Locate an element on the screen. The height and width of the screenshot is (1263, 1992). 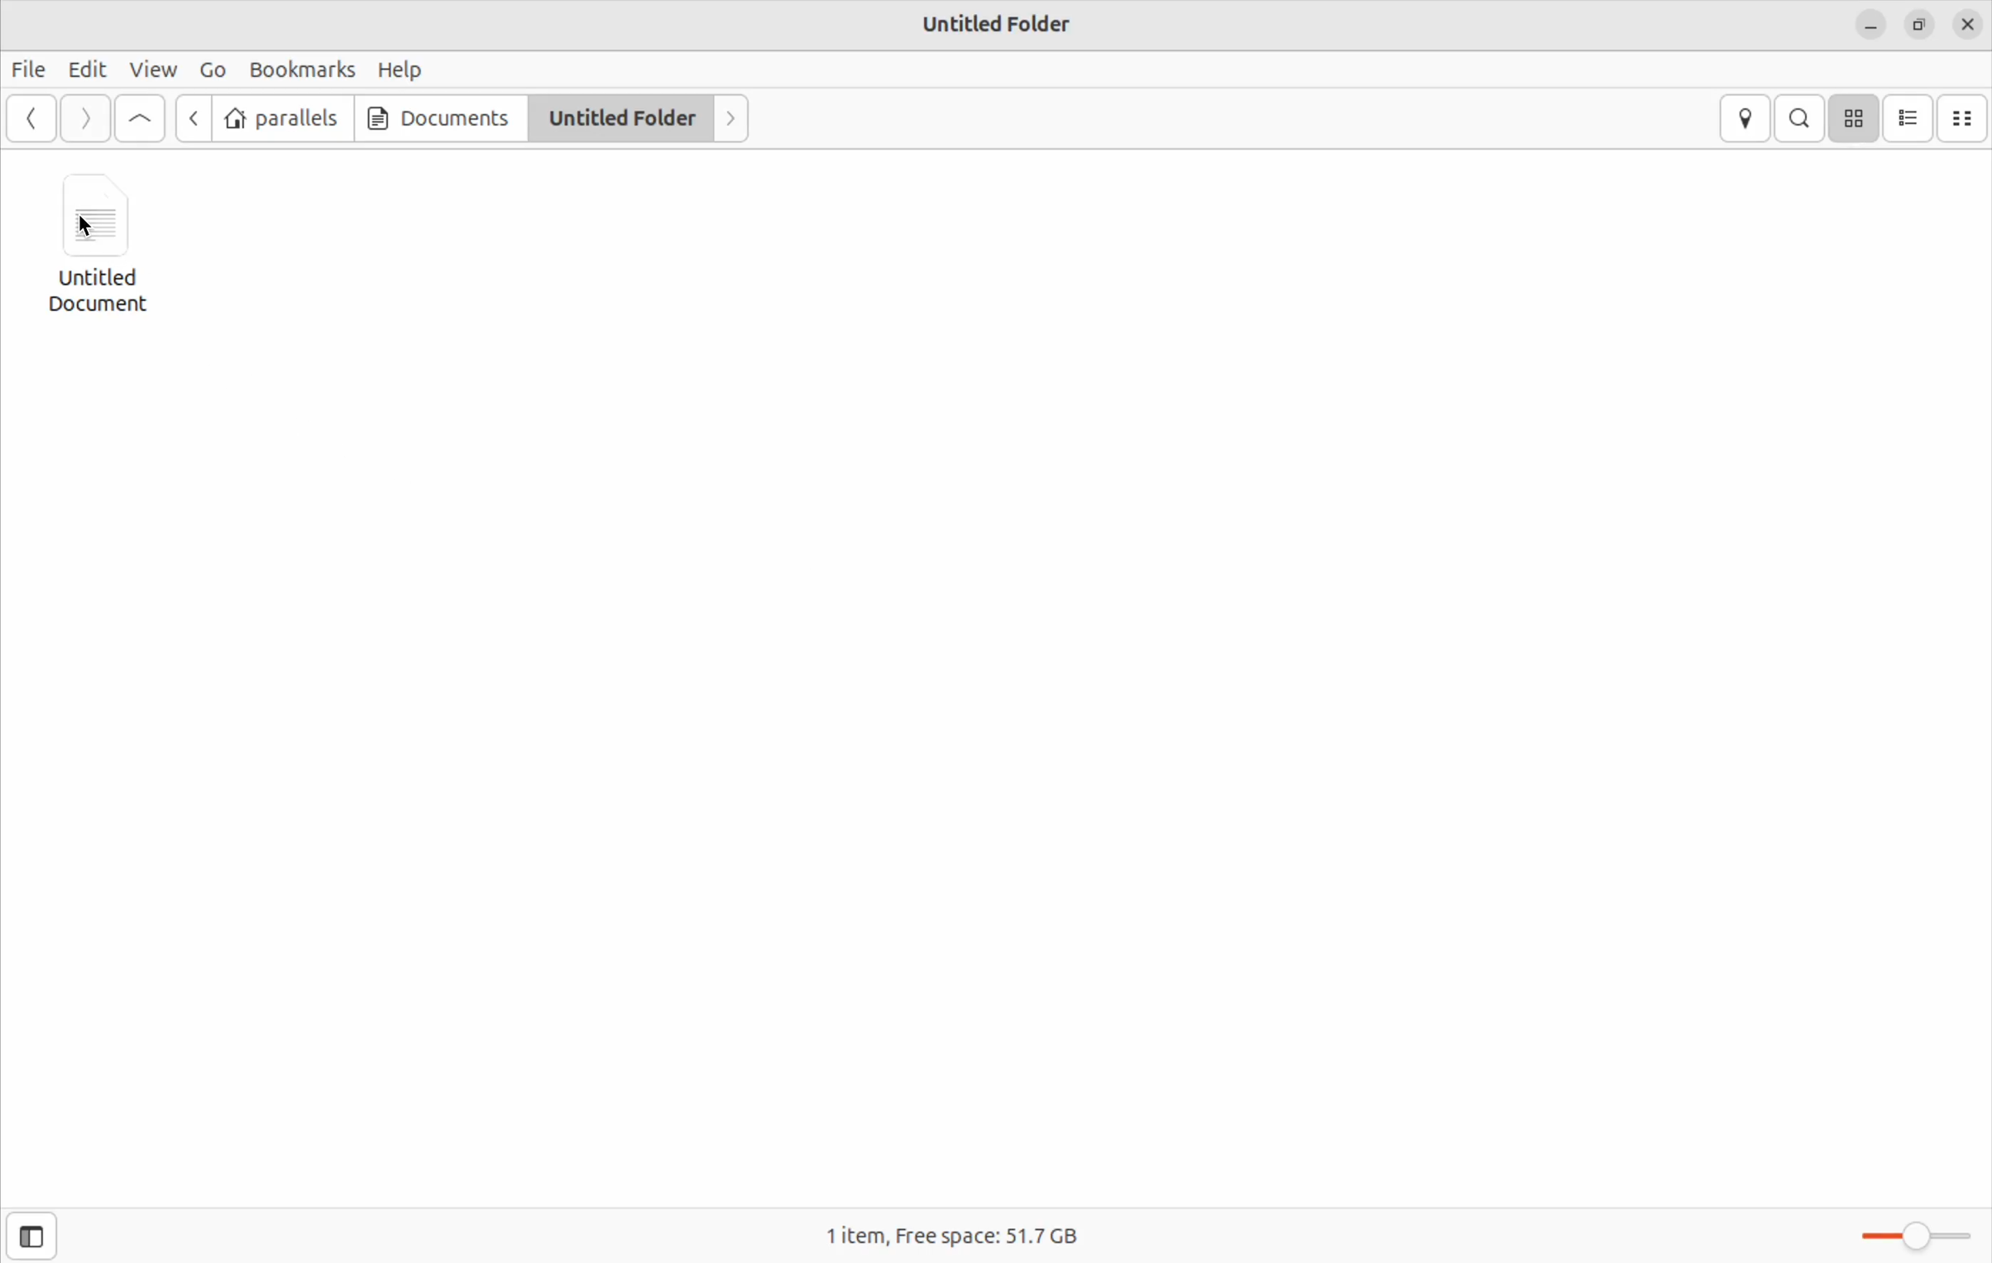
search is located at coordinates (1802, 117).